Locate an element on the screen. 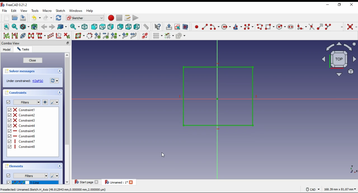  decrease bspline degree is located at coordinates (106, 36).